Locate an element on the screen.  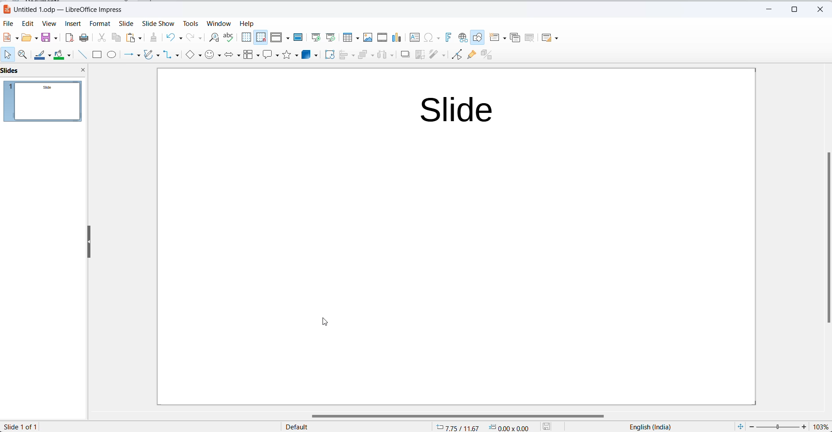
insert audio or video is located at coordinates (383, 37).